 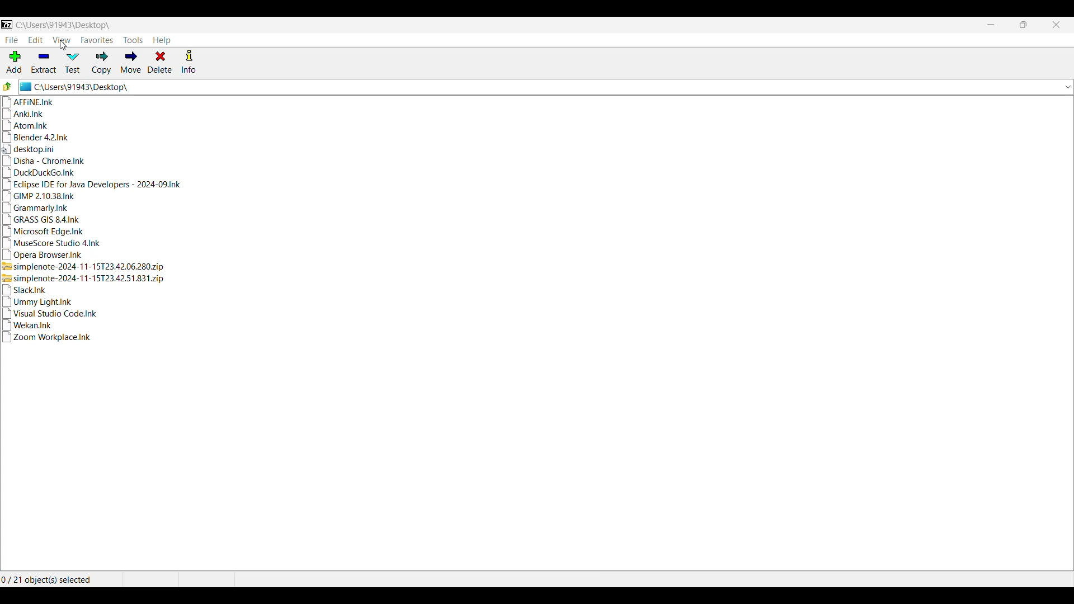 What do you see at coordinates (29, 102) in the screenshot?
I see `AFFINE.Ink` at bounding box center [29, 102].